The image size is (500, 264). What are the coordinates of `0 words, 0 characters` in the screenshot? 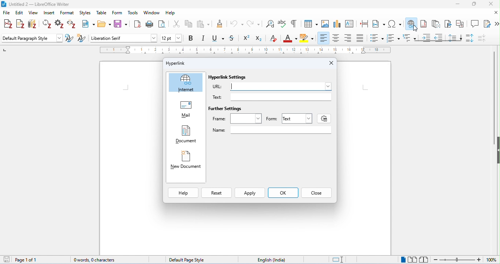 It's located at (95, 260).